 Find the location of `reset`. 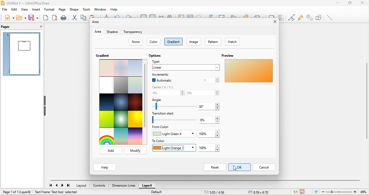

reset is located at coordinates (214, 167).